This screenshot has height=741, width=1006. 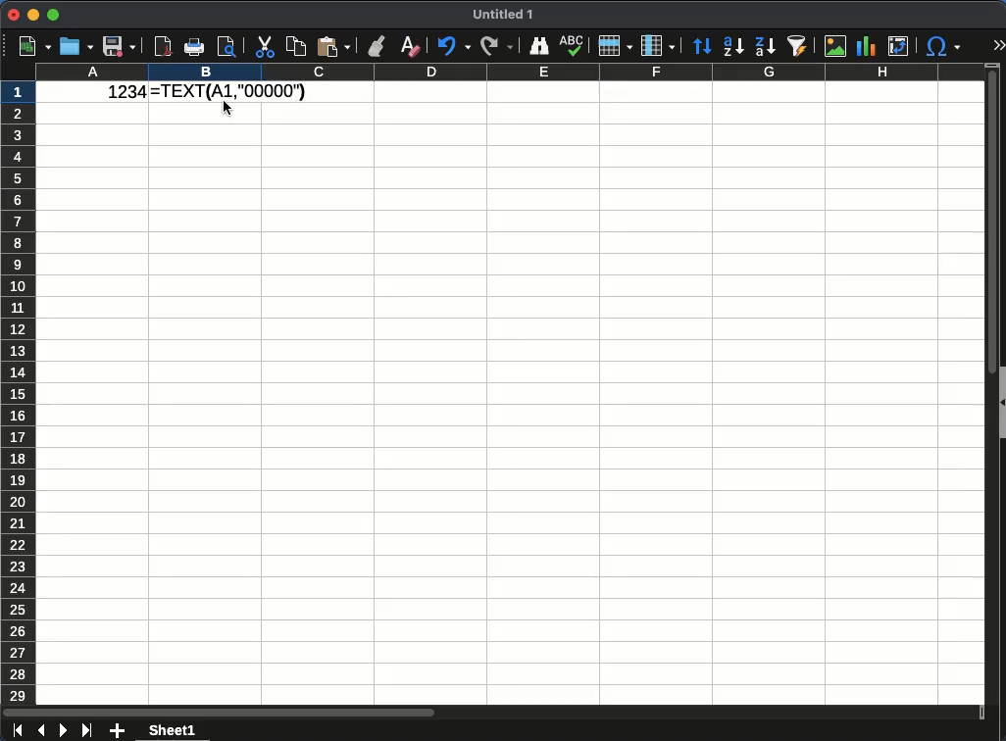 I want to click on clear formatting, so click(x=409, y=44).